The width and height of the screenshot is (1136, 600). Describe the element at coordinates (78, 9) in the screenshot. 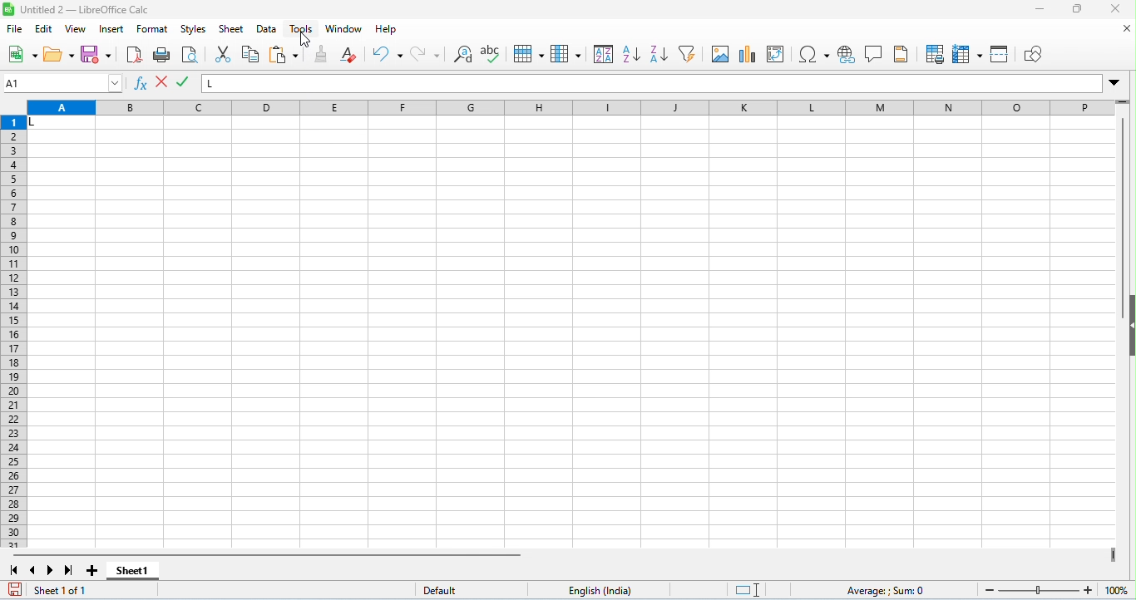

I see `untitled 2- libreoffice calc` at that location.